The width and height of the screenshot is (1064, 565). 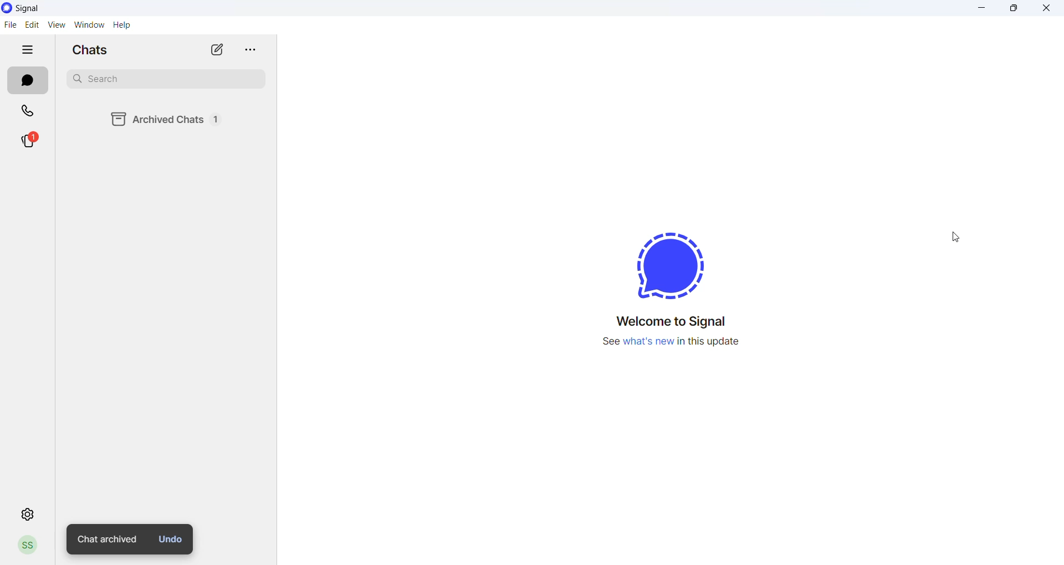 What do you see at coordinates (27, 80) in the screenshot?
I see `chats` at bounding box center [27, 80].